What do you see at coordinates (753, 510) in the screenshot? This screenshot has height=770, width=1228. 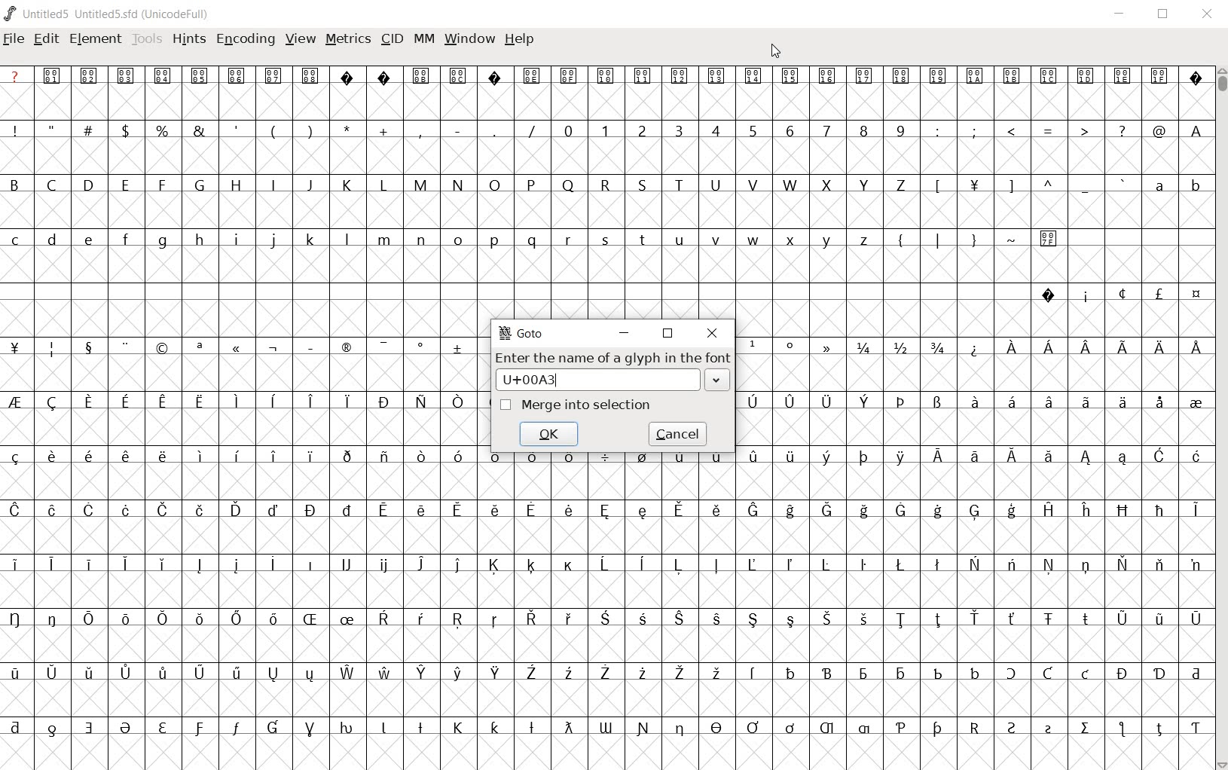 I see `Symbol` at bounding box center [753, 510].